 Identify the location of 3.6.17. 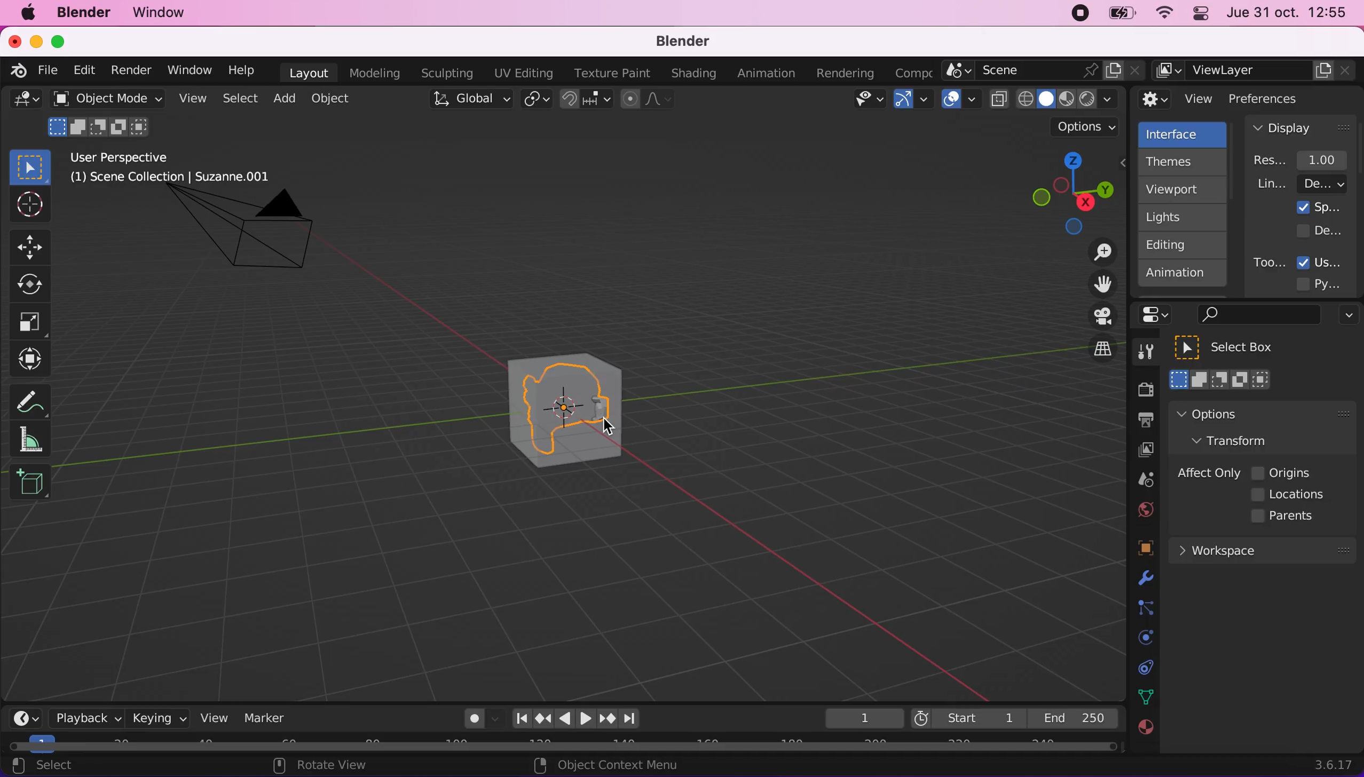
(1336, 765).